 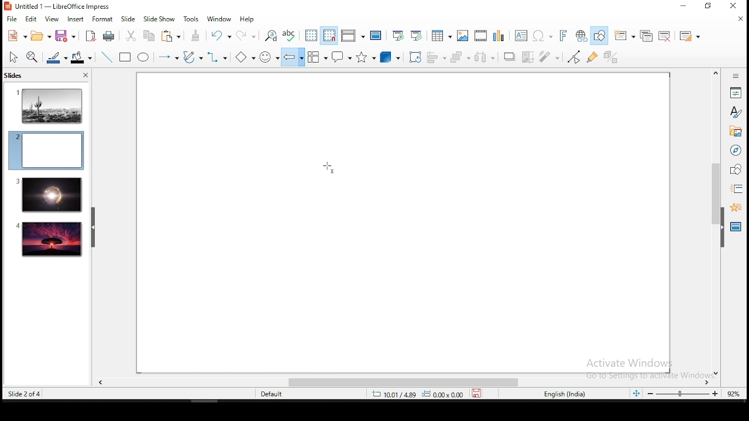 What do you see at coordinates (126, 58) in the screenshot?
I see `rectangle` at bounding box center [126, 58].